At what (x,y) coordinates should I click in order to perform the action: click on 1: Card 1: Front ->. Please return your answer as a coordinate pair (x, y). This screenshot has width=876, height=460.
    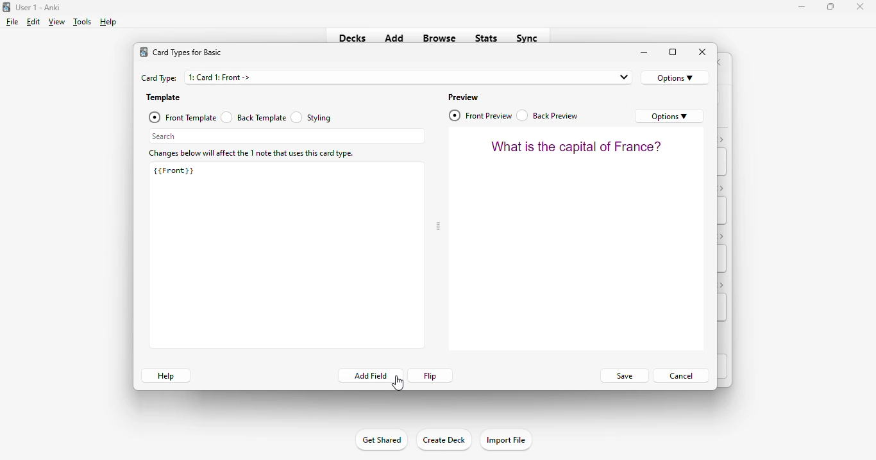
    Looking at the image, I should click on (409, 77).